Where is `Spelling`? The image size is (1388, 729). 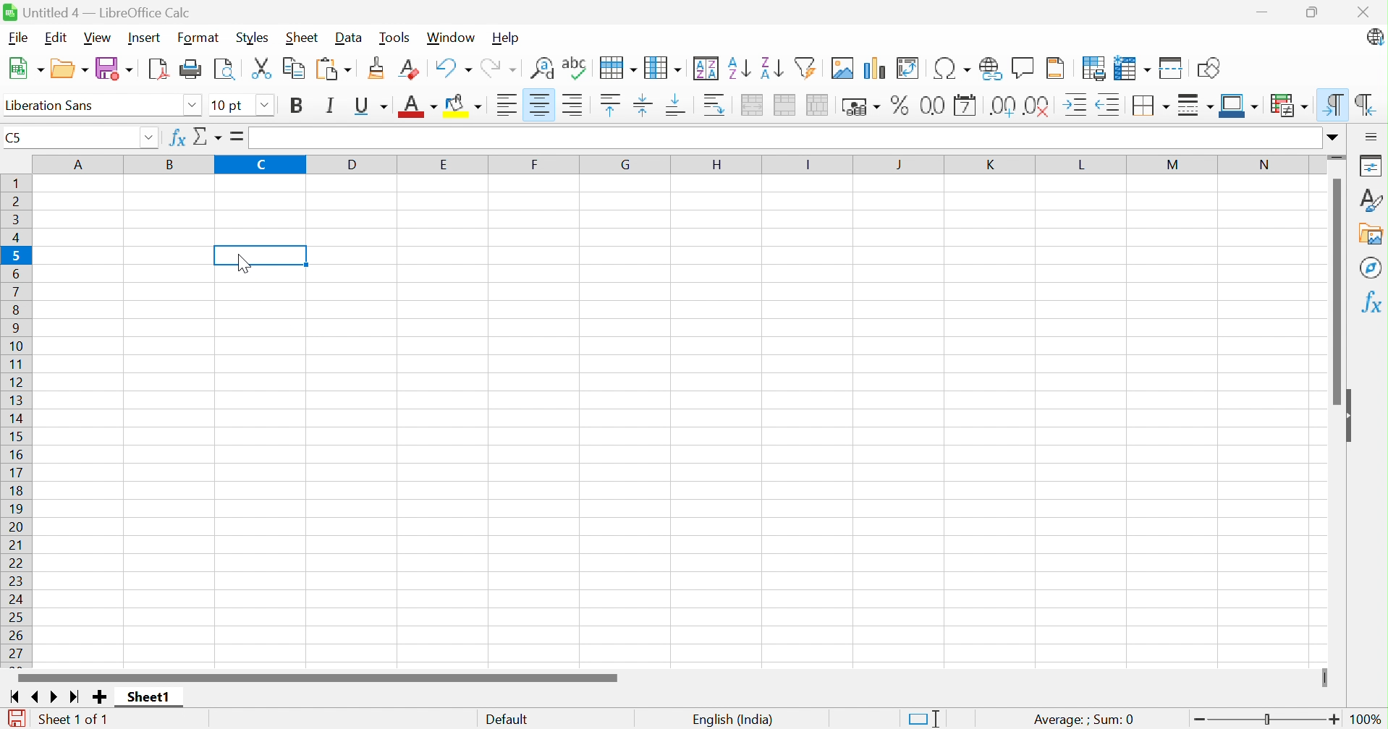
Spelling is located at coordinates (575, 68).